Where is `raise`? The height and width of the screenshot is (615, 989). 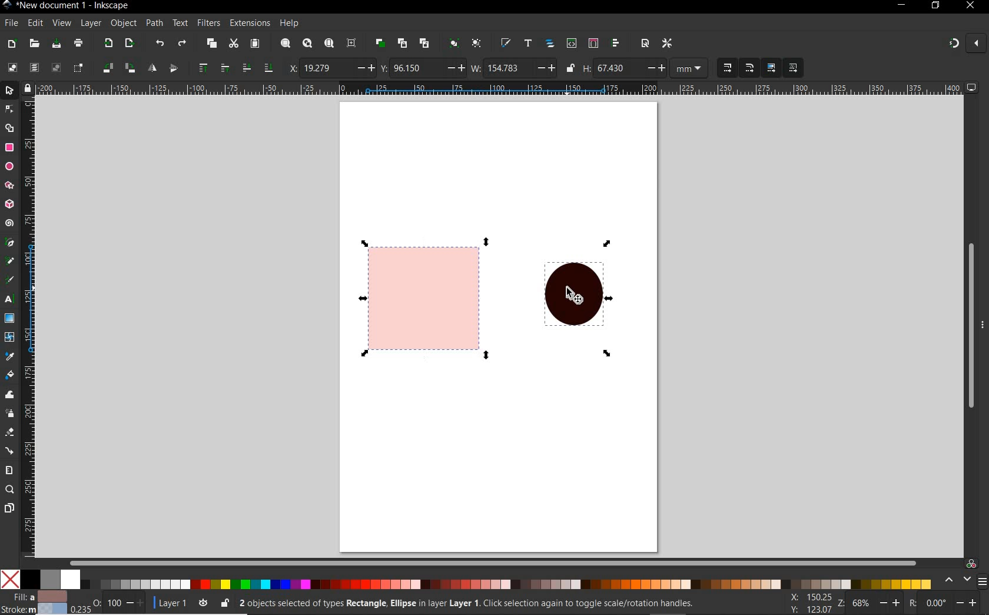
raise is located at coordinates (224, 67).